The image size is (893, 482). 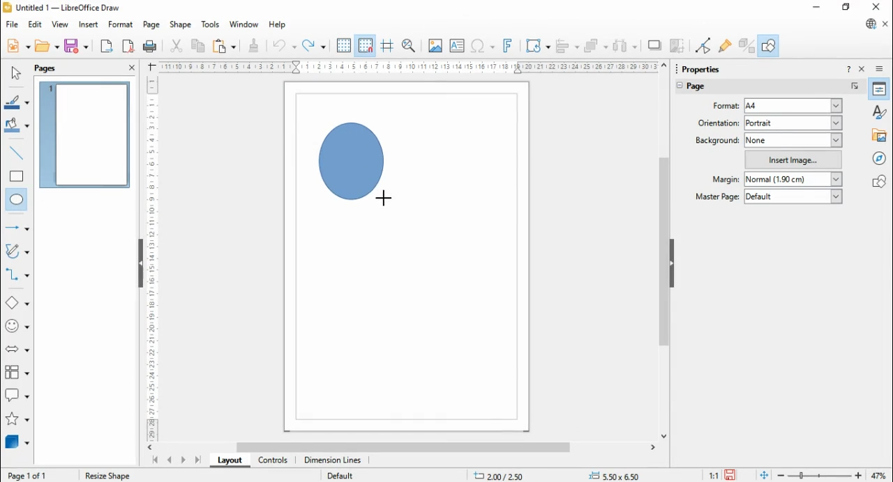 What do you see at coordinates (625, 47) in the screenshot?
I see `select at least three objects to distribute` at bounding box center [625, 47].